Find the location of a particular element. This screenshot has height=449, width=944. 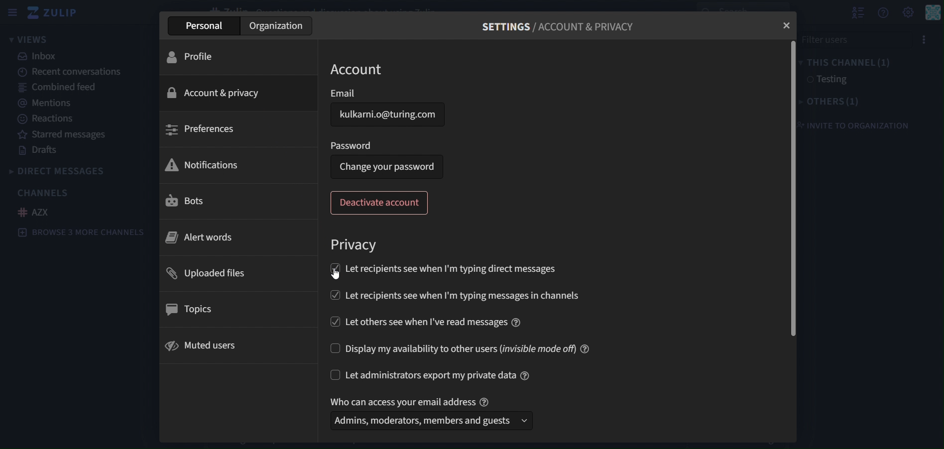

organization is located at coordinates (277, 26).